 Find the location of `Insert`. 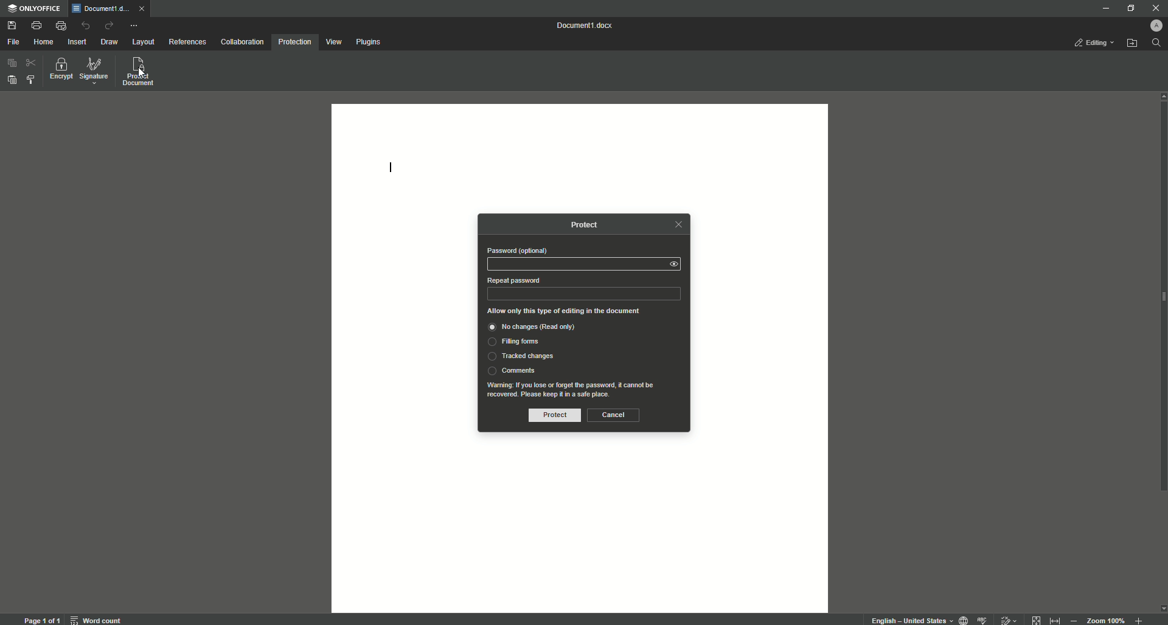

Insert is located at coordinates (78, 41).